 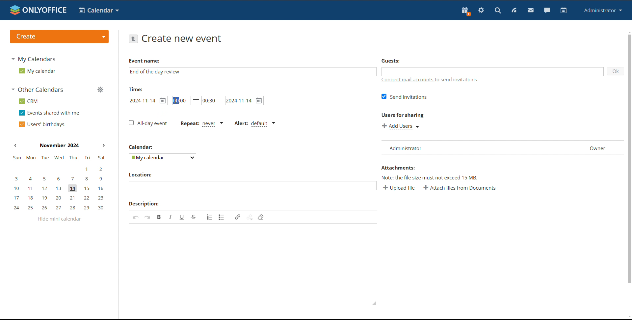 I want to click on mail, so click(x=531, y=11).